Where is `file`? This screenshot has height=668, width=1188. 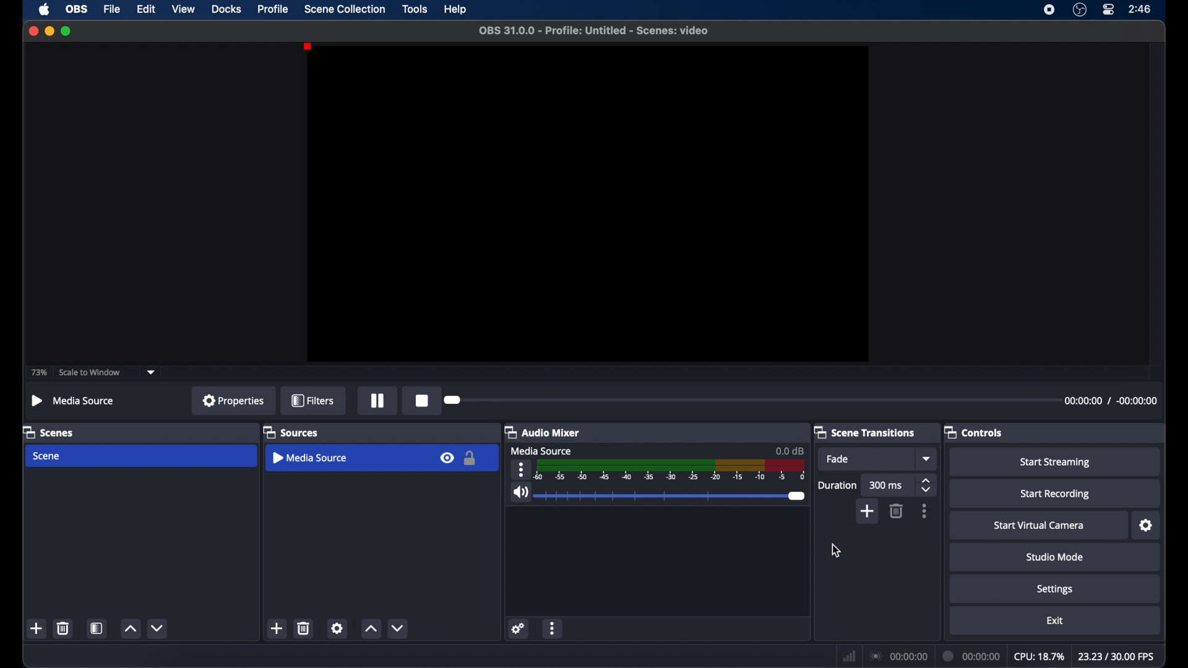 file is located at coordinates (113, 9).